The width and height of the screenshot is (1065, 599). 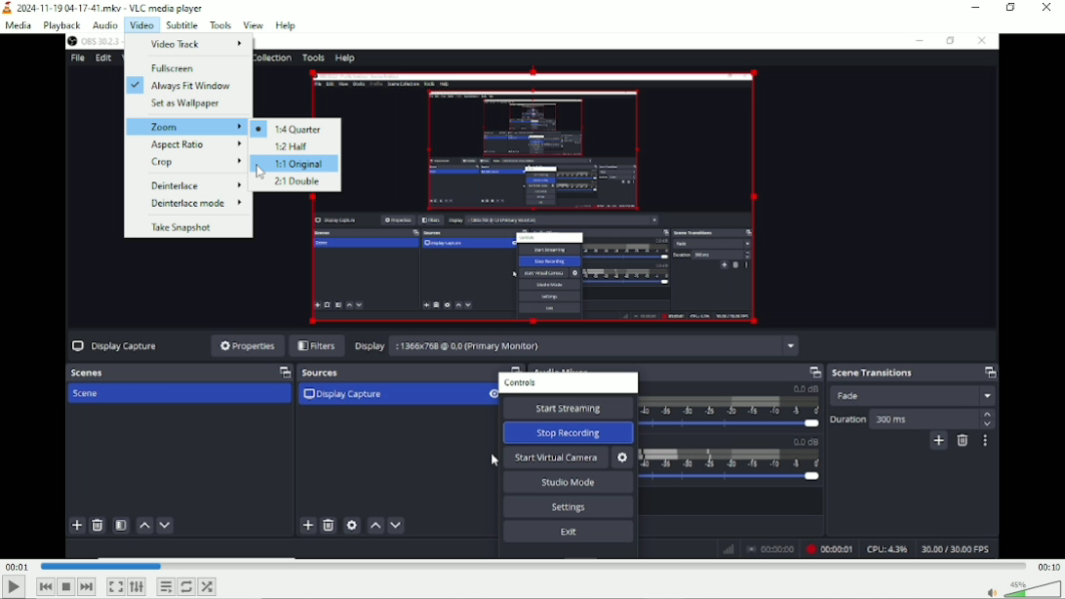 I want to click on original, so click(x=296, y=164).